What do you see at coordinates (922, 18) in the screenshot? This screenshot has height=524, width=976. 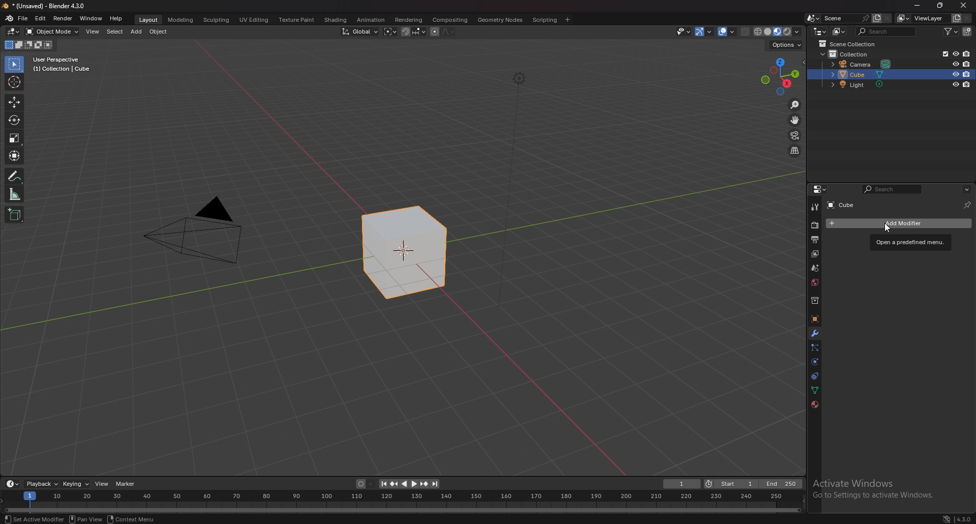 I see `view layer` at bounding box center [922, 18].